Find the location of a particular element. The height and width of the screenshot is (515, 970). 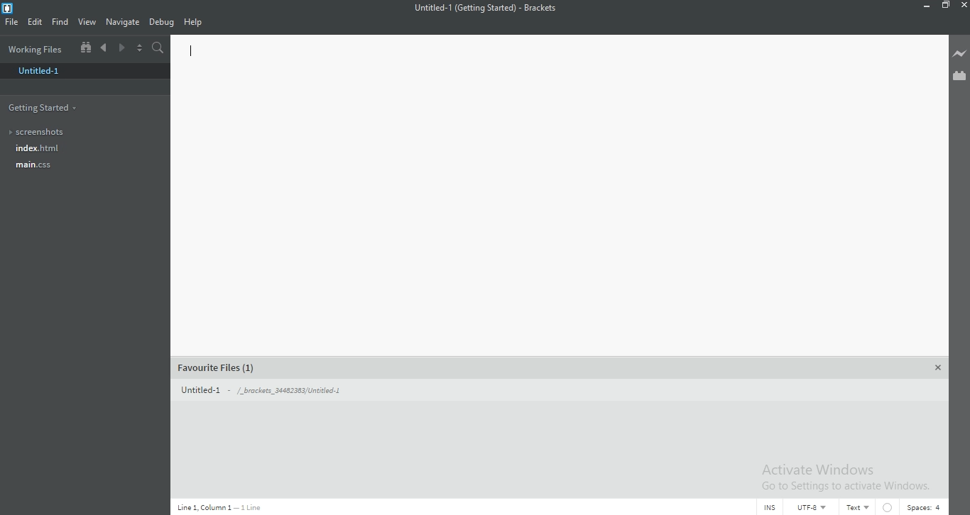

Navigate is located at coordinates (123, 23).